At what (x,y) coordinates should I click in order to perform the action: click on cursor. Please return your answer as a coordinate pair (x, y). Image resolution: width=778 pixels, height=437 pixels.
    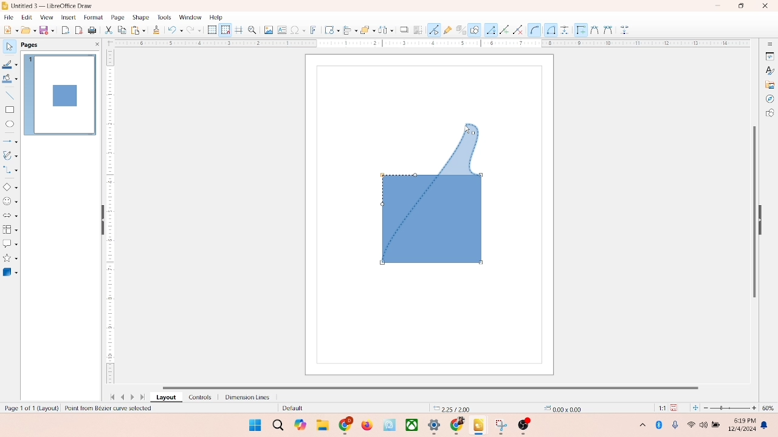
    Looking at the image, I should click on (464, 127).